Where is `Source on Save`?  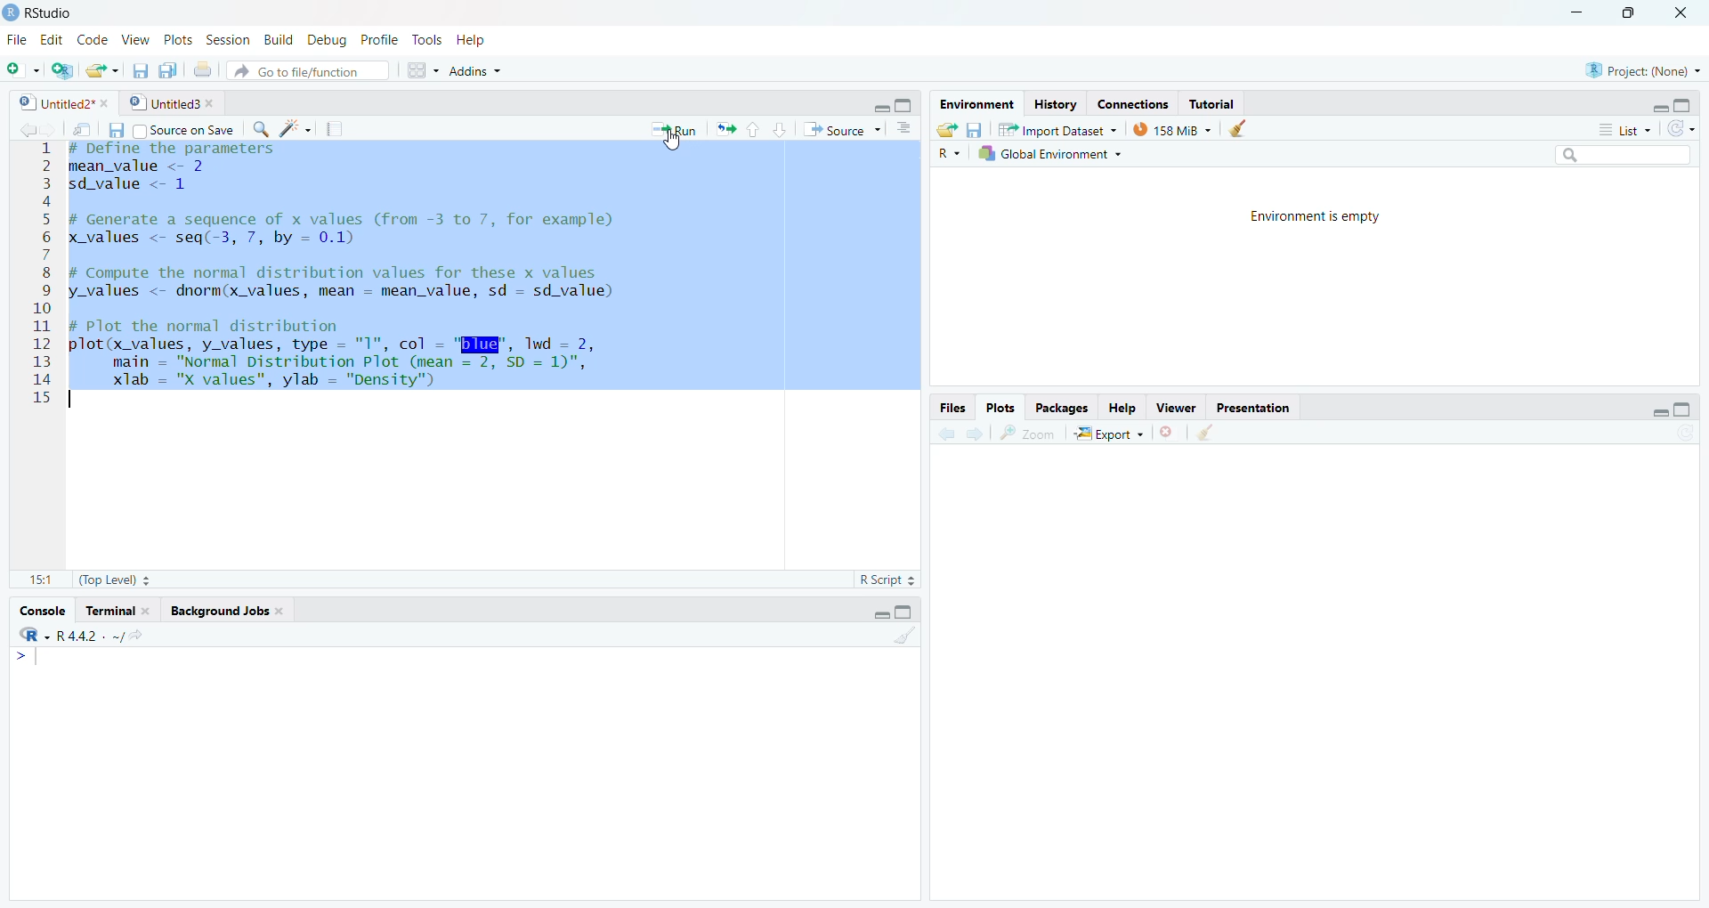
Source on Save is located at coordinates (188, 129).